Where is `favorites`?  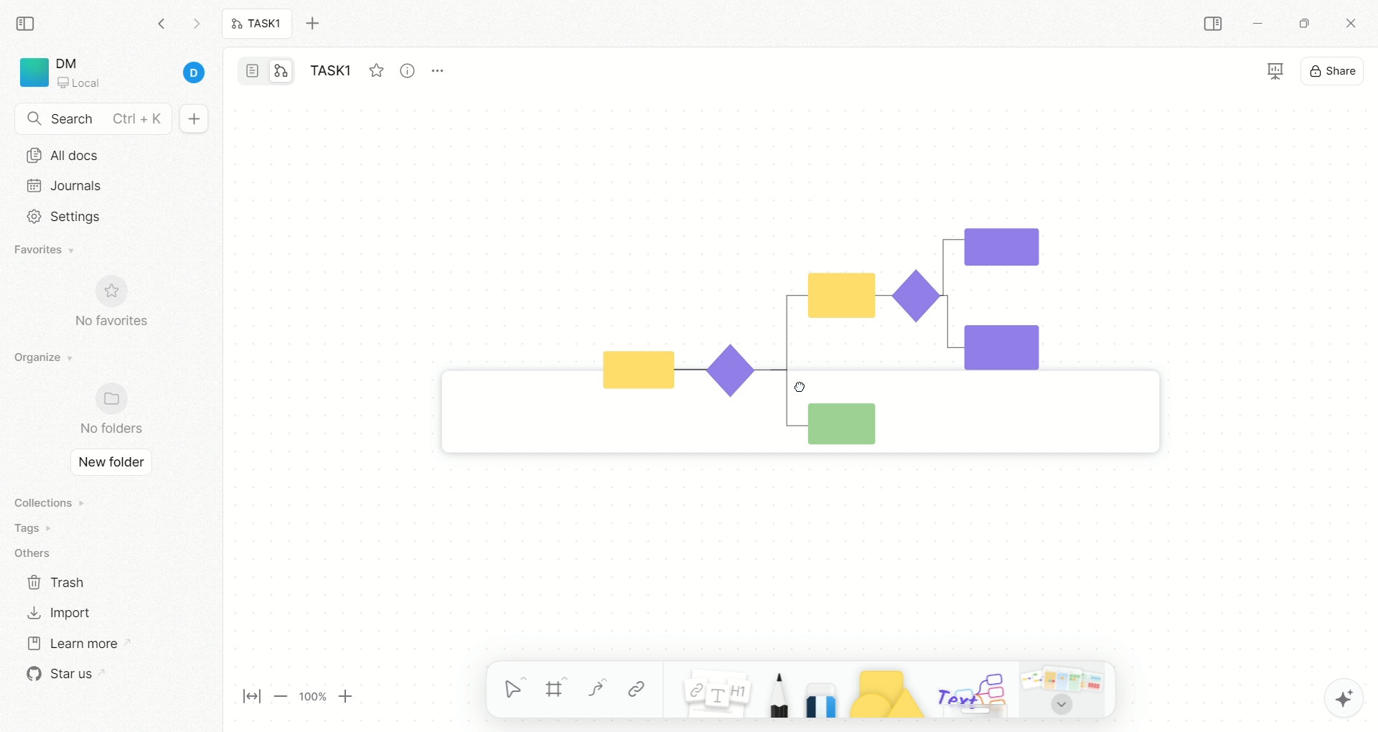 favorites is located at coordinates (375, 68).